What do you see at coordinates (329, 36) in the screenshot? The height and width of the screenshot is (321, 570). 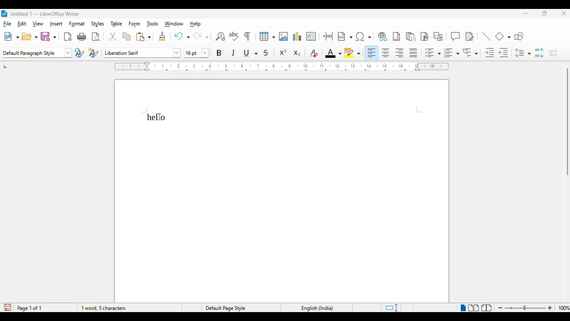 I see `insert page break` at bounding box center [329, 36].